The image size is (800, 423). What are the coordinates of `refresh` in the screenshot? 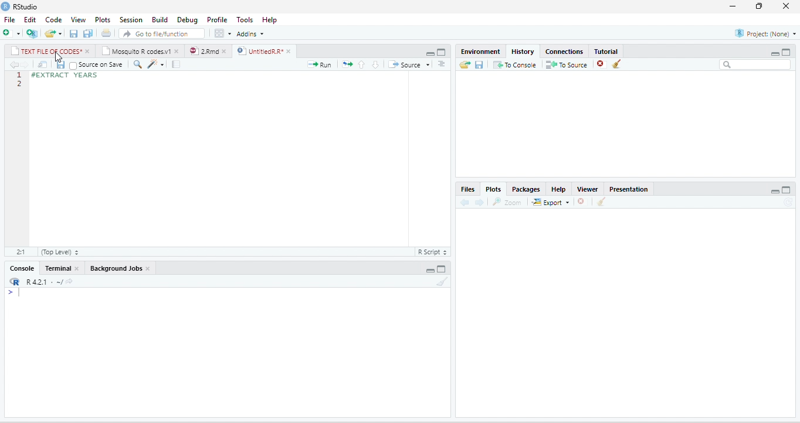 It's located at (789, 203).